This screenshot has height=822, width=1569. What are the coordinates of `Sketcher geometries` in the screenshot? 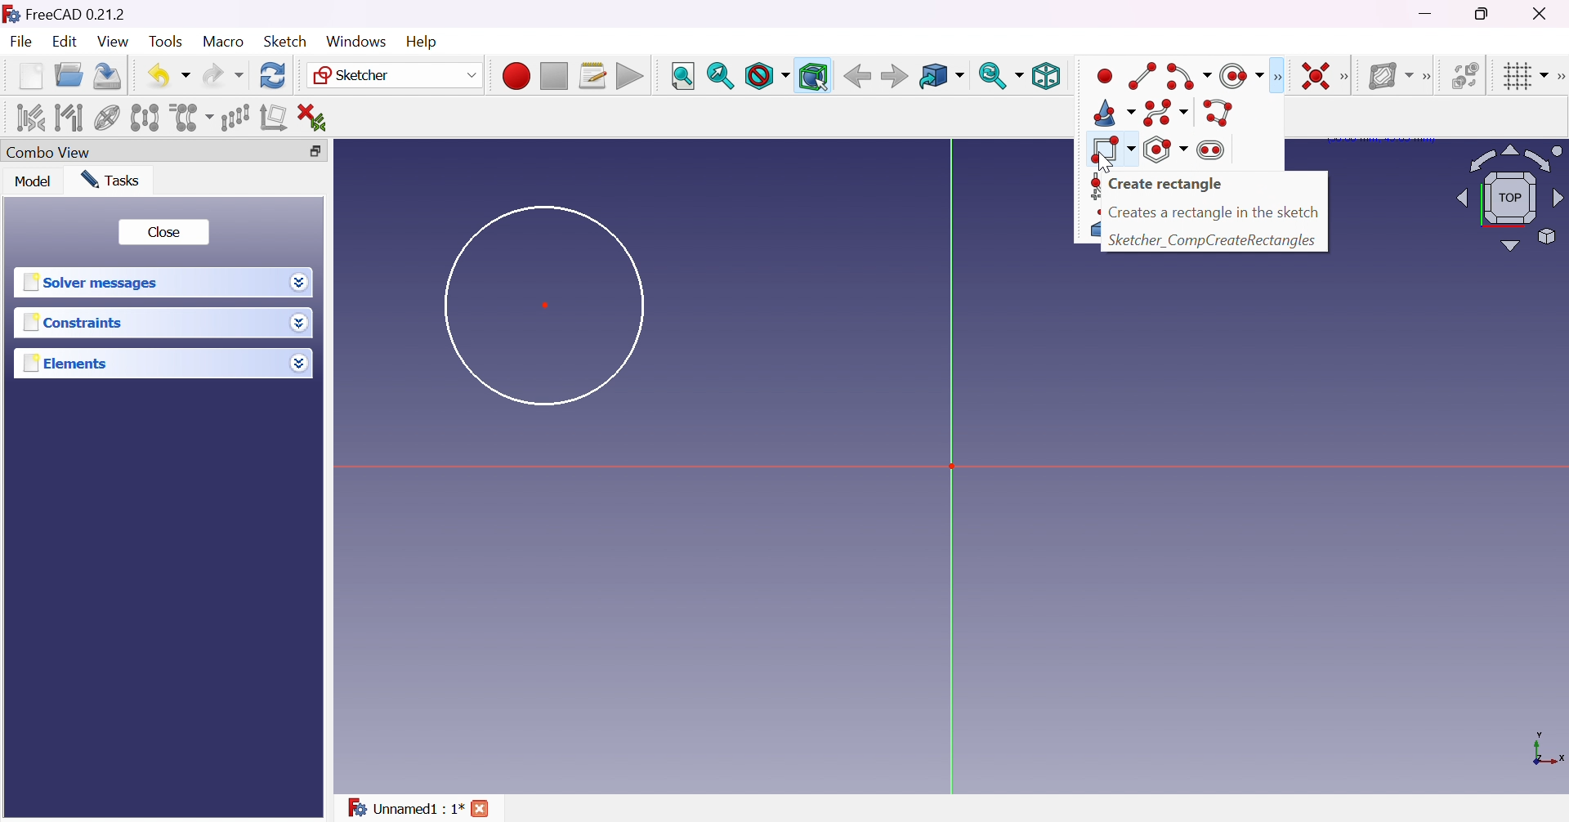 It's located at (1276, 78).